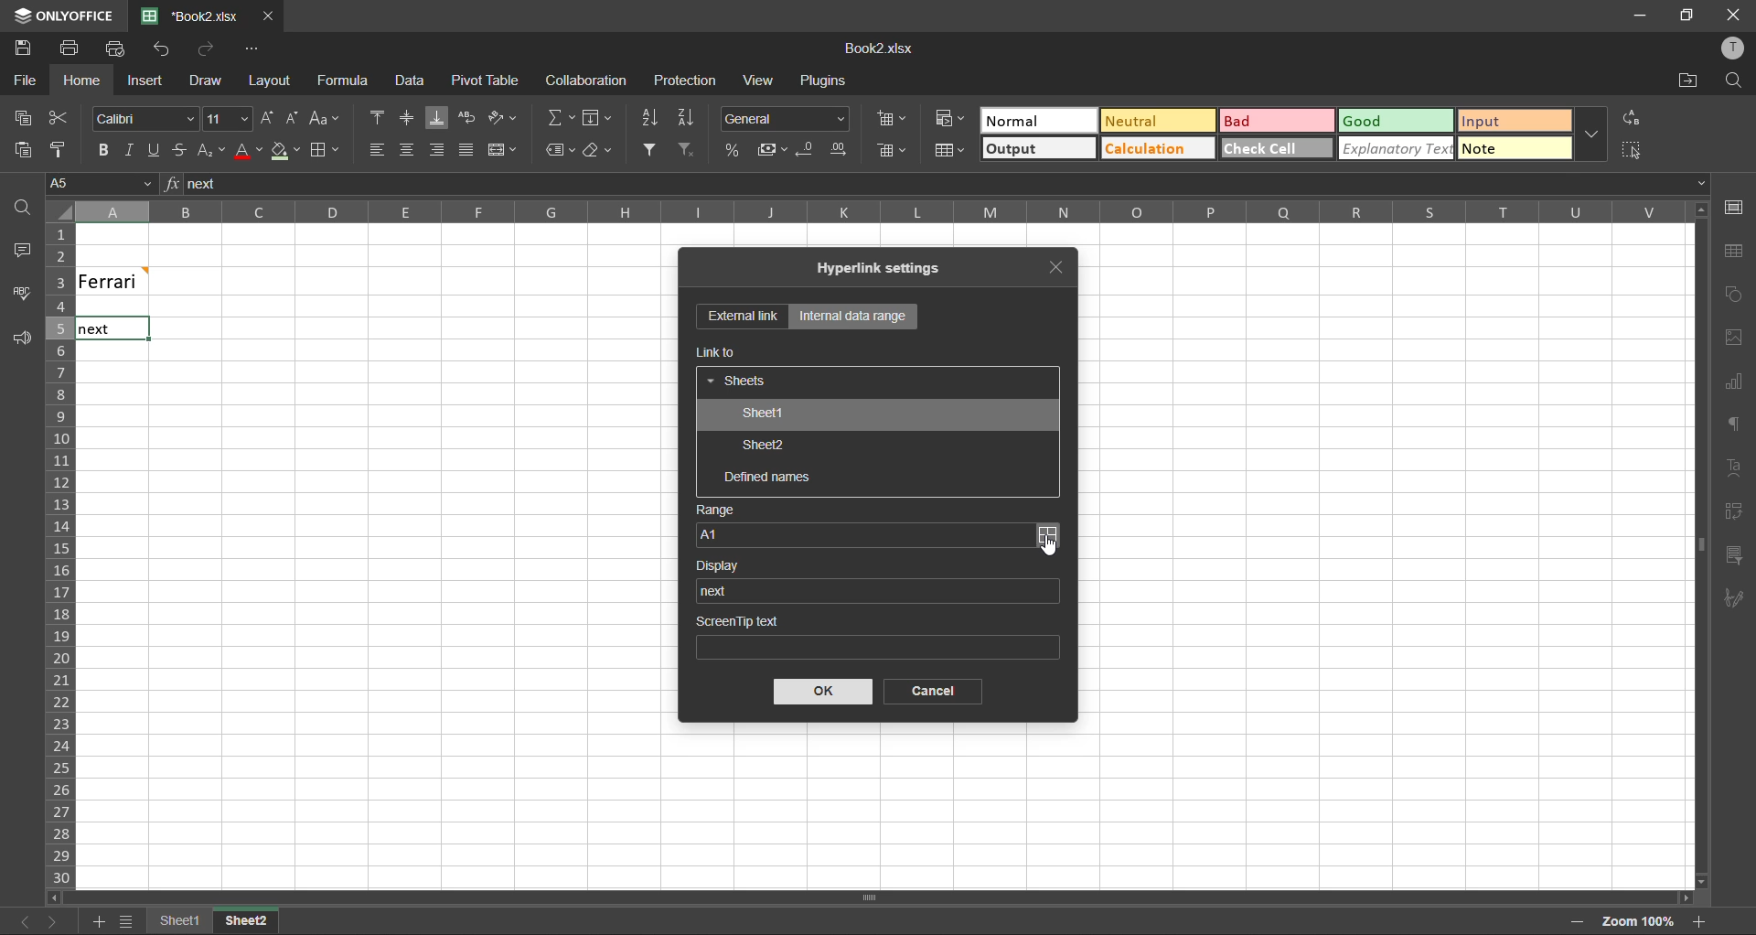 The image size is (1756, 935). Describe the element at coordinates (50, 921) in the screenshot. I see `next` at that location.